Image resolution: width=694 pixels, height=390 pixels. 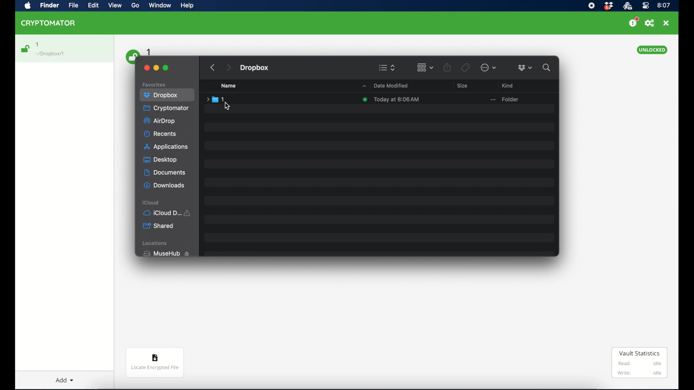 What do you see at coordinates (608, 6) in the screenshot?
I see `dropbox icon` at bounding box center [608, 6].